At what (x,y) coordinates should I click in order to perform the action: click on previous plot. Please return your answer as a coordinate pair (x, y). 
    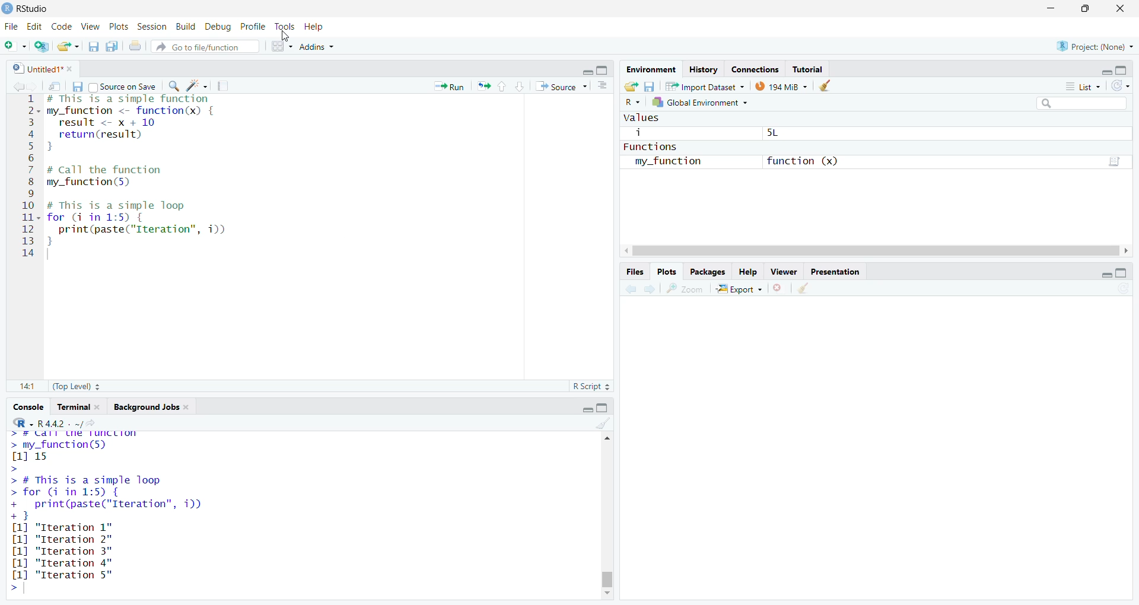
    Looking at the image, I should click on (628, 290).